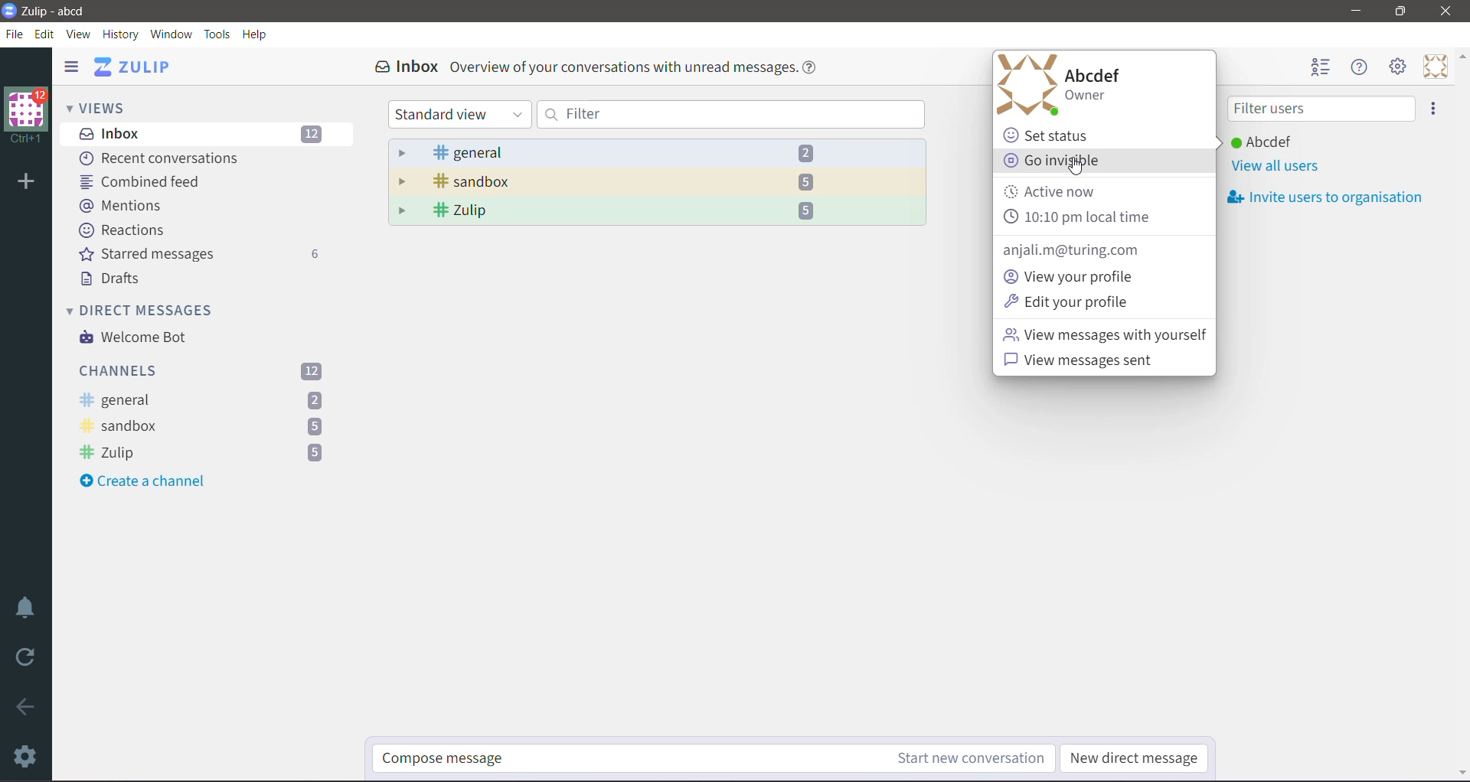 The width and height of the screenshot is (1470, 782). What do you see at coordinates (27, 661) in the screenshot?
I see `Reload` at bounding box center [27, 661].